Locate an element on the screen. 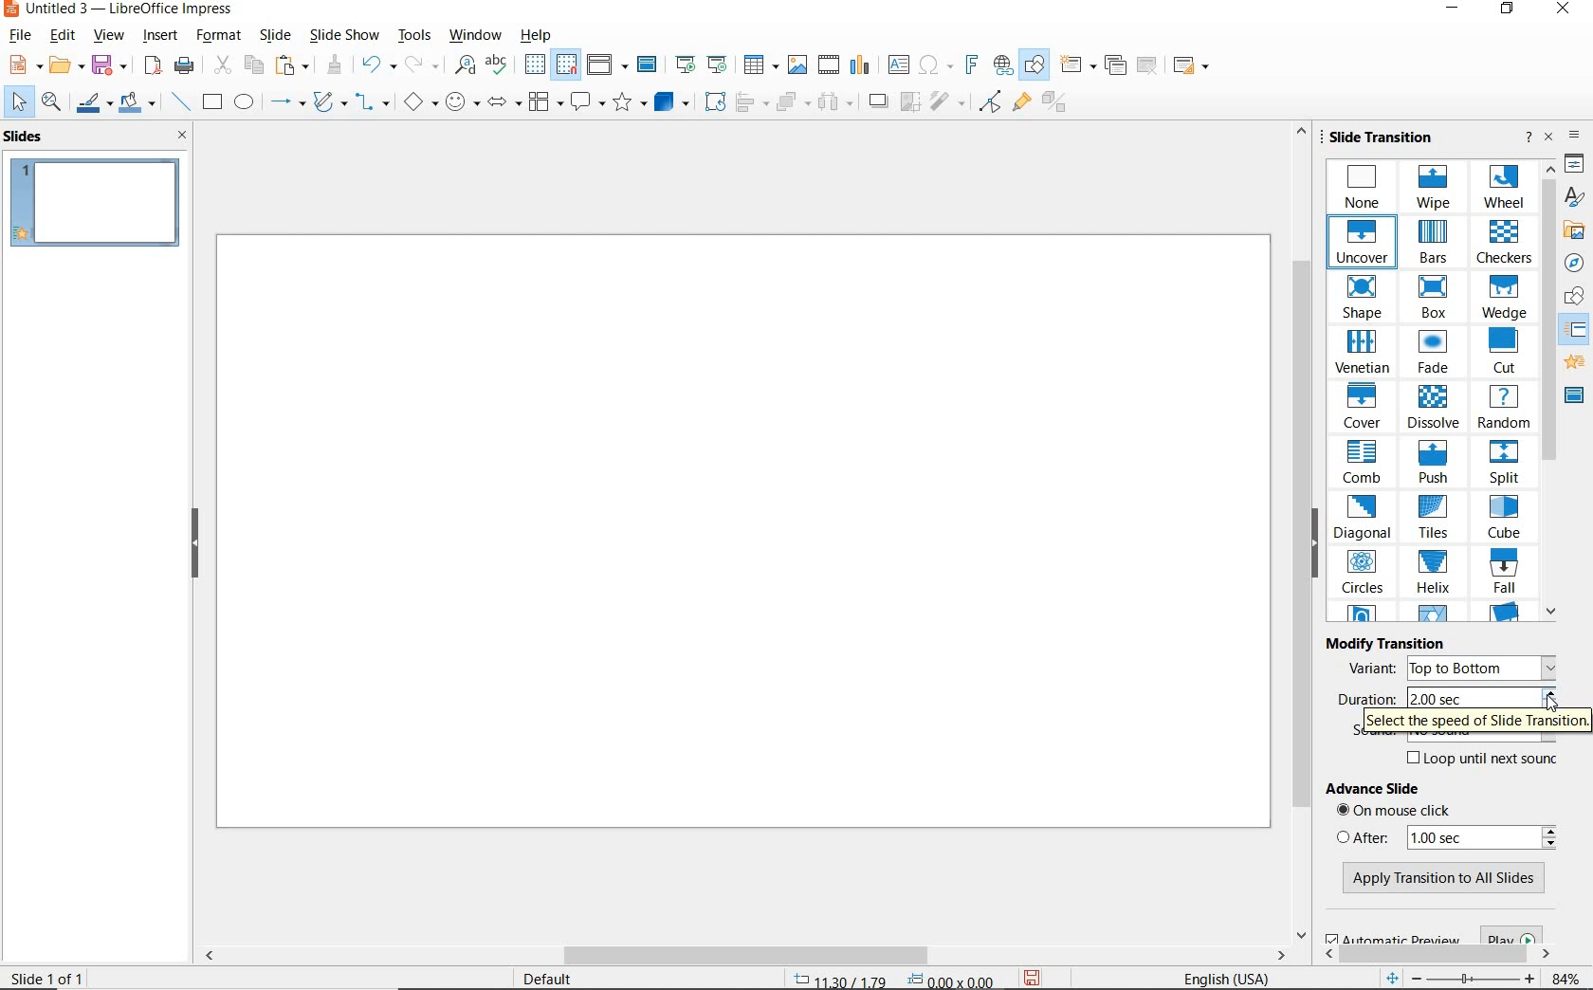  FALL is located at coordinates (1503, 574).